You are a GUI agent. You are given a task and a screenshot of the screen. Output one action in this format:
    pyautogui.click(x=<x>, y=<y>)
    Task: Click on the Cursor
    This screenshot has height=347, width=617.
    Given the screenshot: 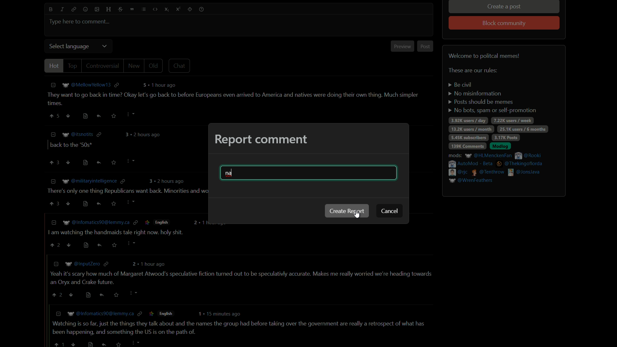 What is the action you would take?
    pyautogui.click(x=130, y=164)
    